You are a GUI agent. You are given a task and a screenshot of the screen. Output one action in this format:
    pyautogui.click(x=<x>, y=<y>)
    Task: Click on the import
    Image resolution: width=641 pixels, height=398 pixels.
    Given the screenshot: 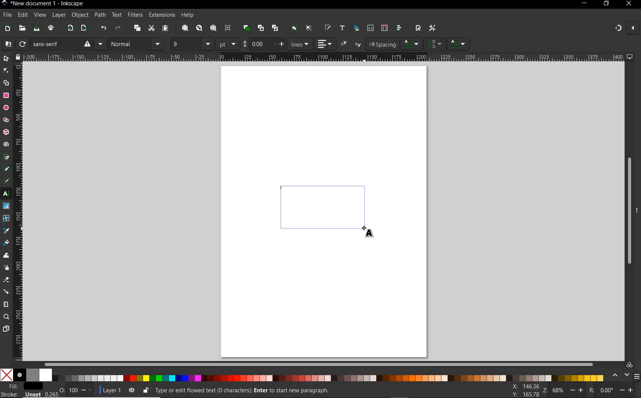 What is the action you would take?
    pyautogui.click(x=70, y=29)
    